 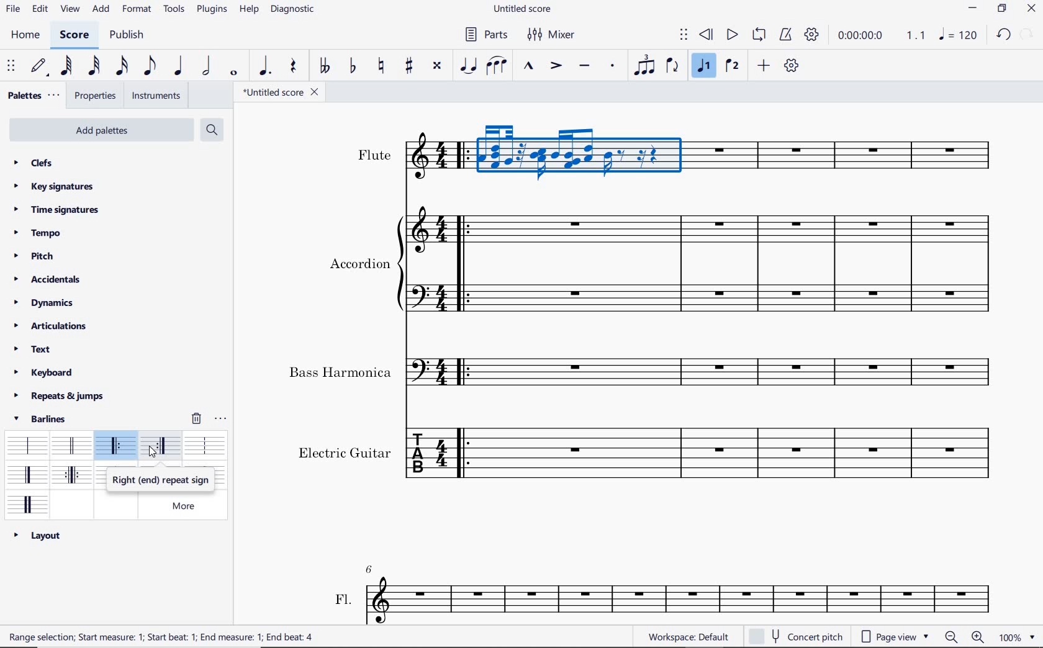 What do you see at coordinates (733, 150) in the screenshot?
I see `Instrument: Electric guitar` at bounding box center [733, 150].